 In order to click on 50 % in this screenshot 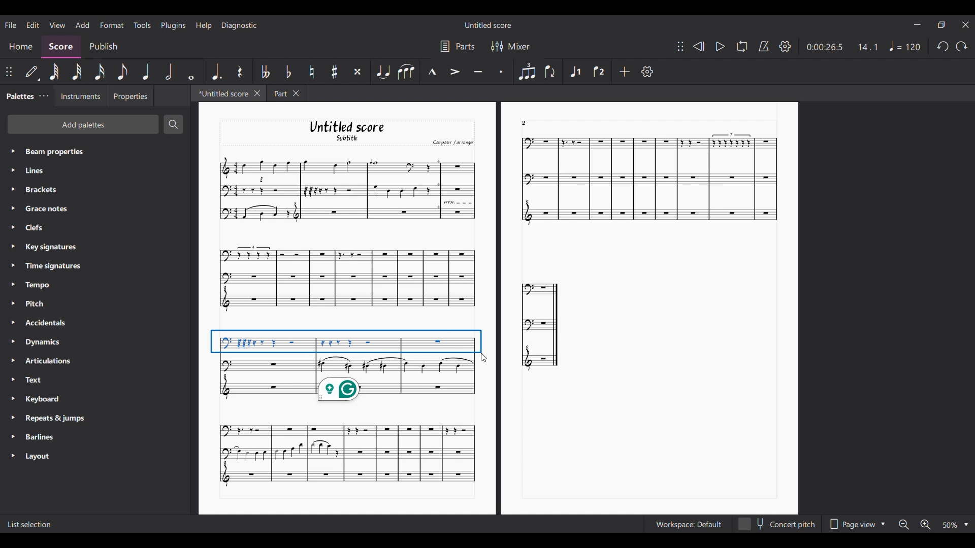, I will do `click(955, 525)`.